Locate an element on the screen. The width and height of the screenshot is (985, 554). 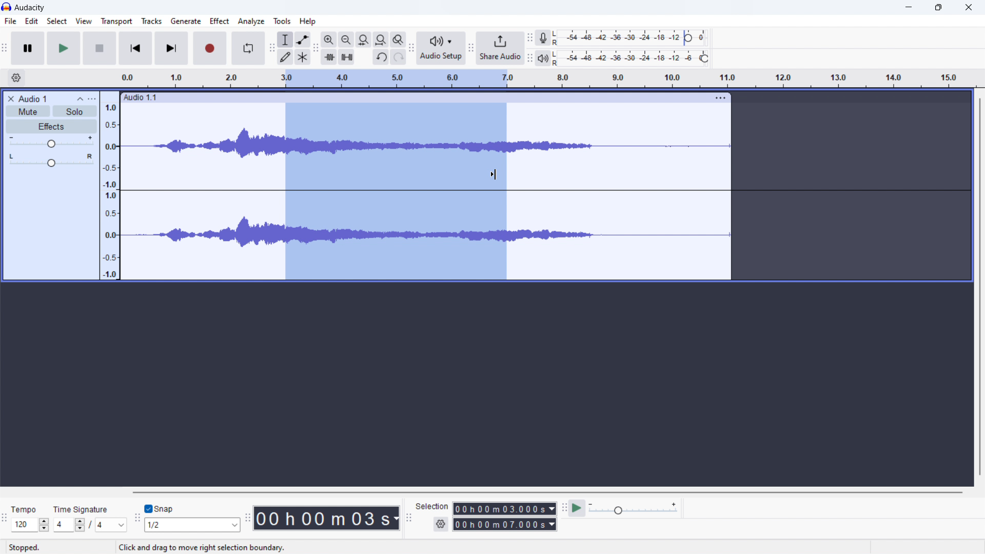
recording meter is located at coordinates (543, 38).